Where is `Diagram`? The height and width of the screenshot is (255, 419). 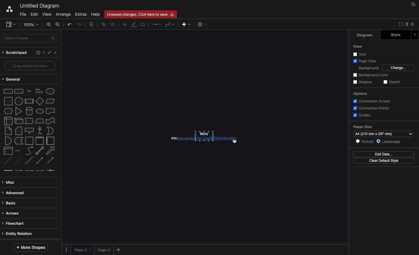 Diagram is located at coordinates (363, 36).